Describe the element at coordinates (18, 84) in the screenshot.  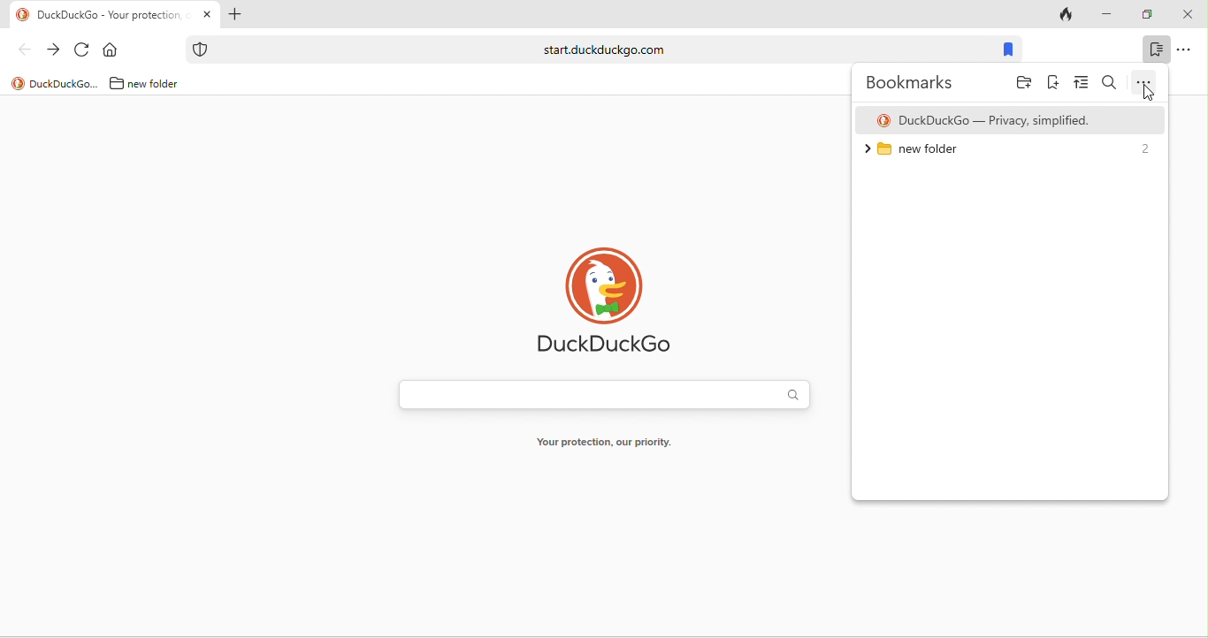
I see `icon` at that location.